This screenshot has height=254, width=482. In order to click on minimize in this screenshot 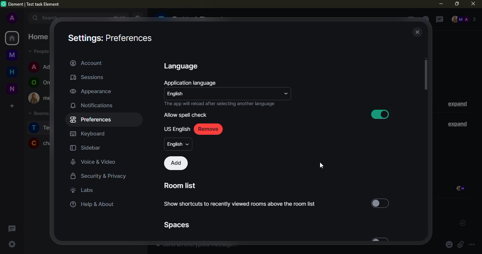, I will do `click(441, 4)`.